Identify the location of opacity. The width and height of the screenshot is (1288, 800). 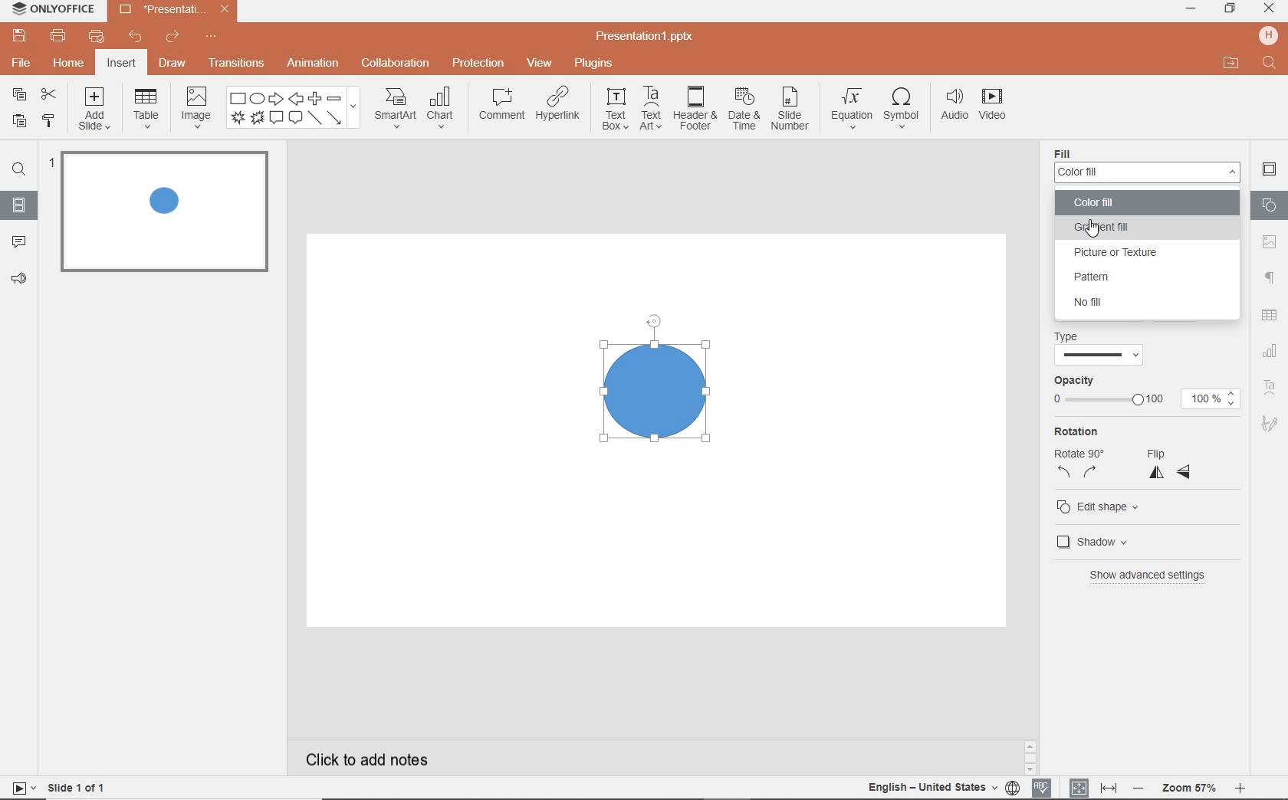
(1151, 393).